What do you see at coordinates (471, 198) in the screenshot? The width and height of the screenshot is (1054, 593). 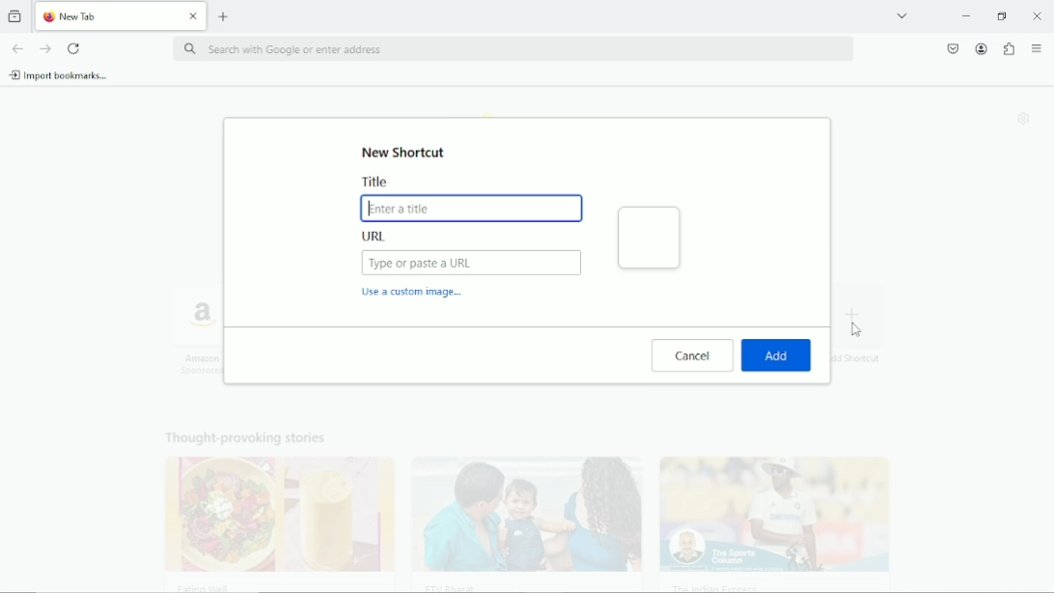 I see `Title` at bounding box center [471, 198].